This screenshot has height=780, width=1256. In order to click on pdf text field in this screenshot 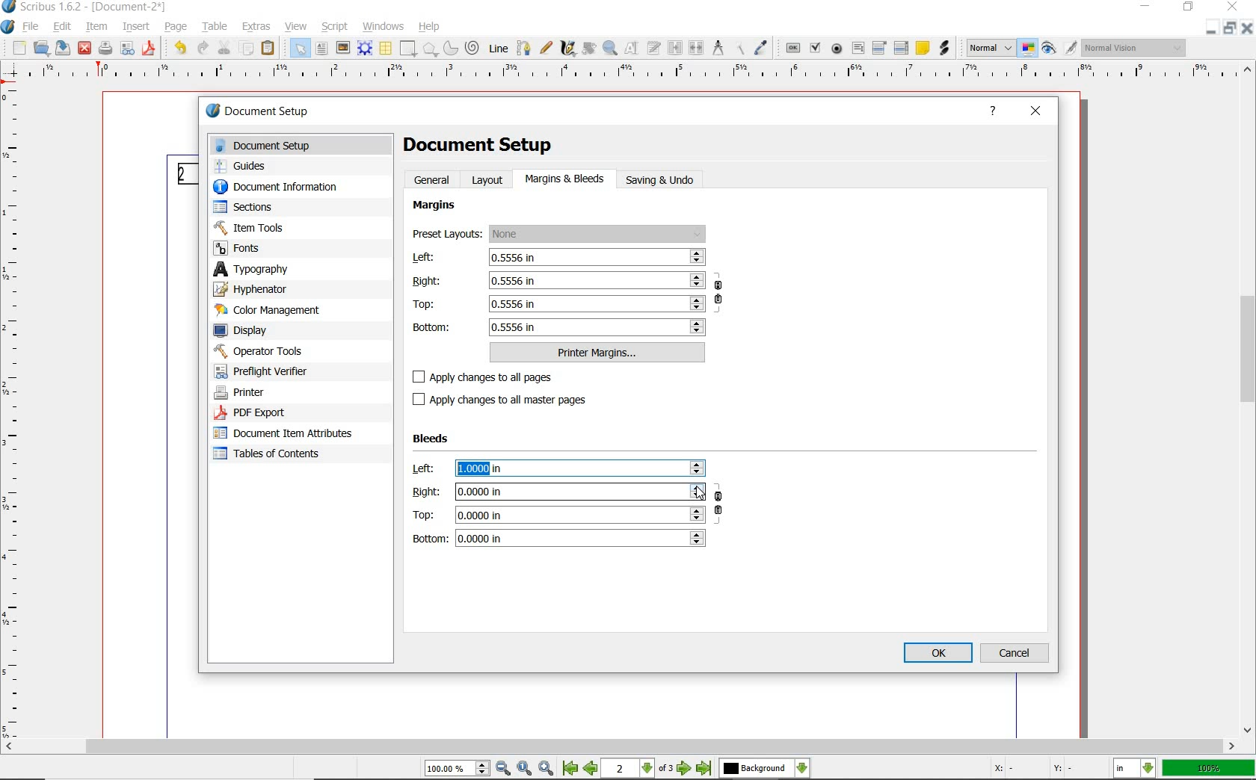, I will do `click(858, 48)`.